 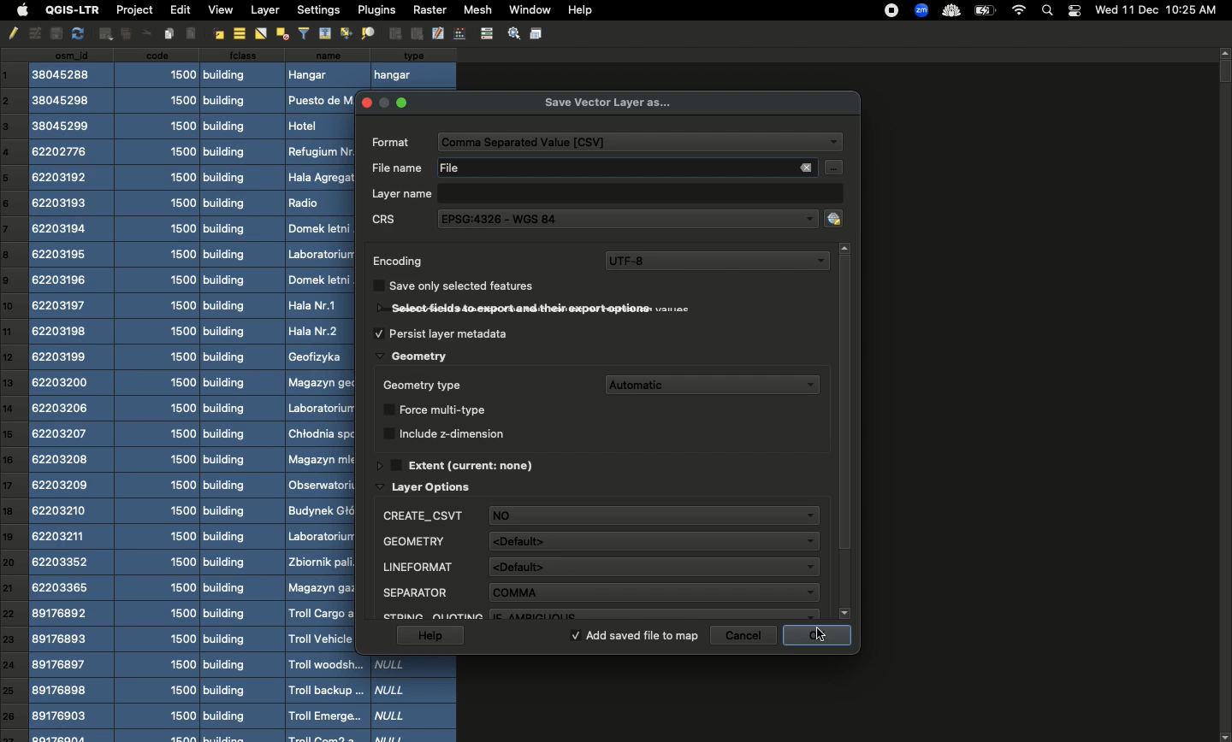 I want to click on Date time, so click(x=1156, y=9).